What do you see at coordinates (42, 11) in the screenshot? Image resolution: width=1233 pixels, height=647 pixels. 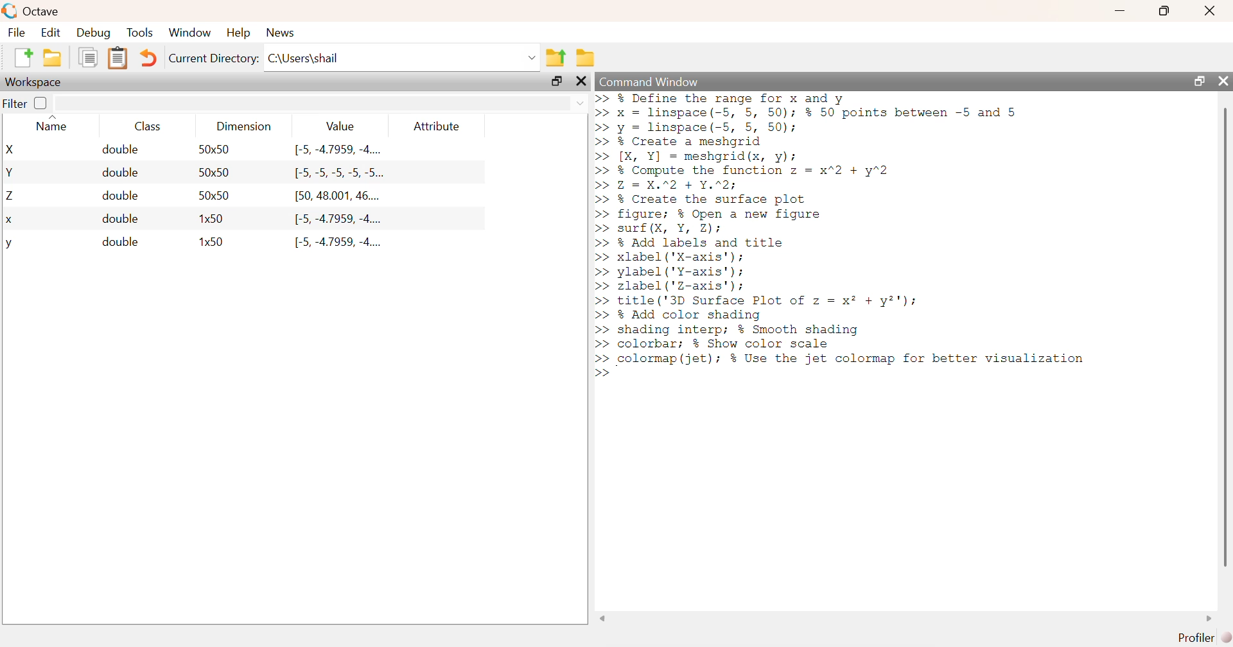 I see `Octave` at bounding box center [42, 11].